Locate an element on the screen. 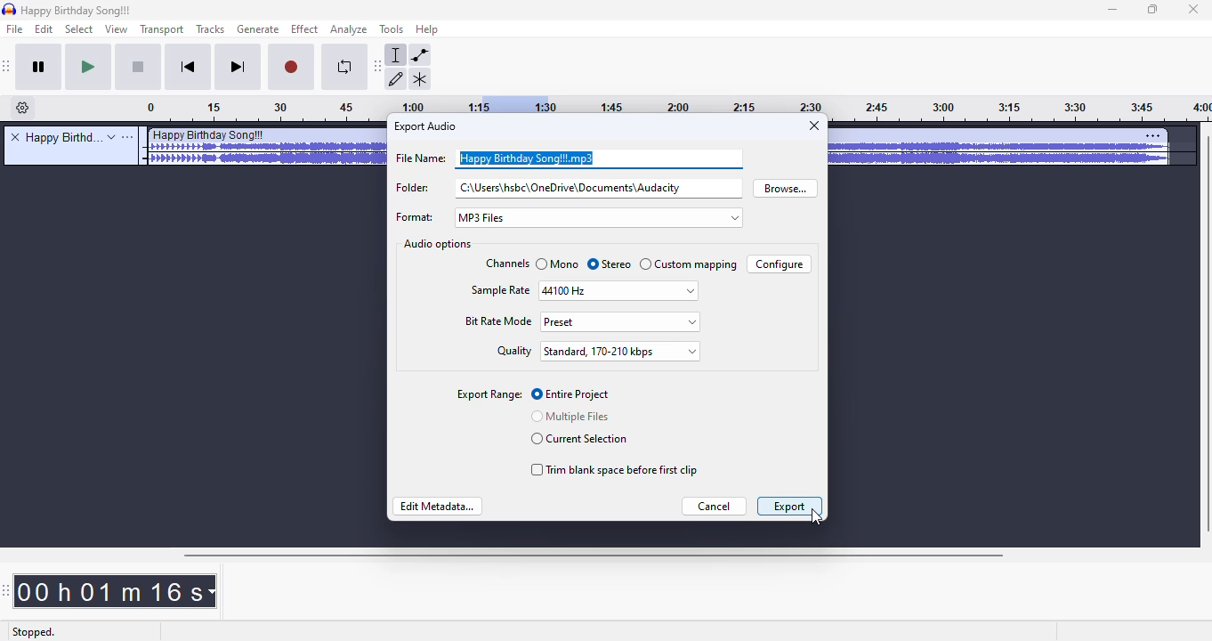  title is located at coordinates (61, 137).